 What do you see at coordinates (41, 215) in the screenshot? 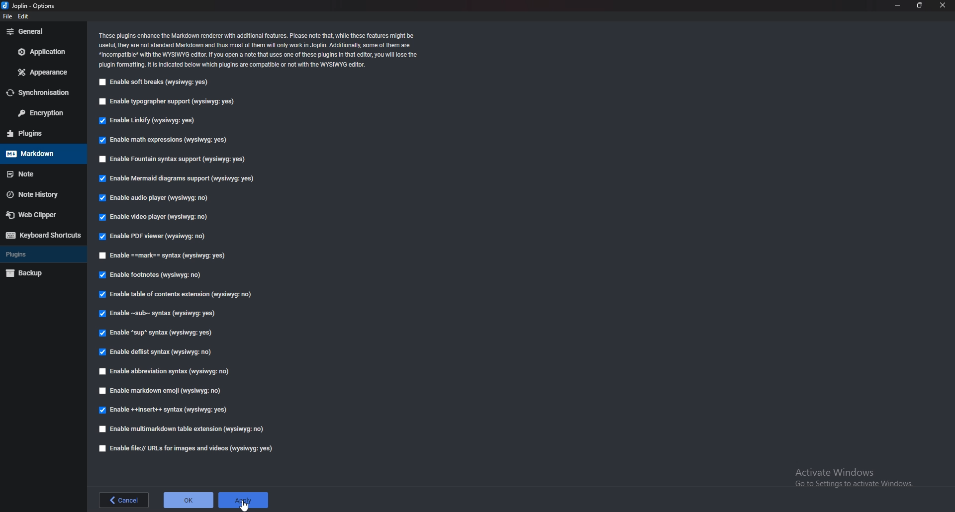
I see `Web Clipper` at bounding box center [41, 215].